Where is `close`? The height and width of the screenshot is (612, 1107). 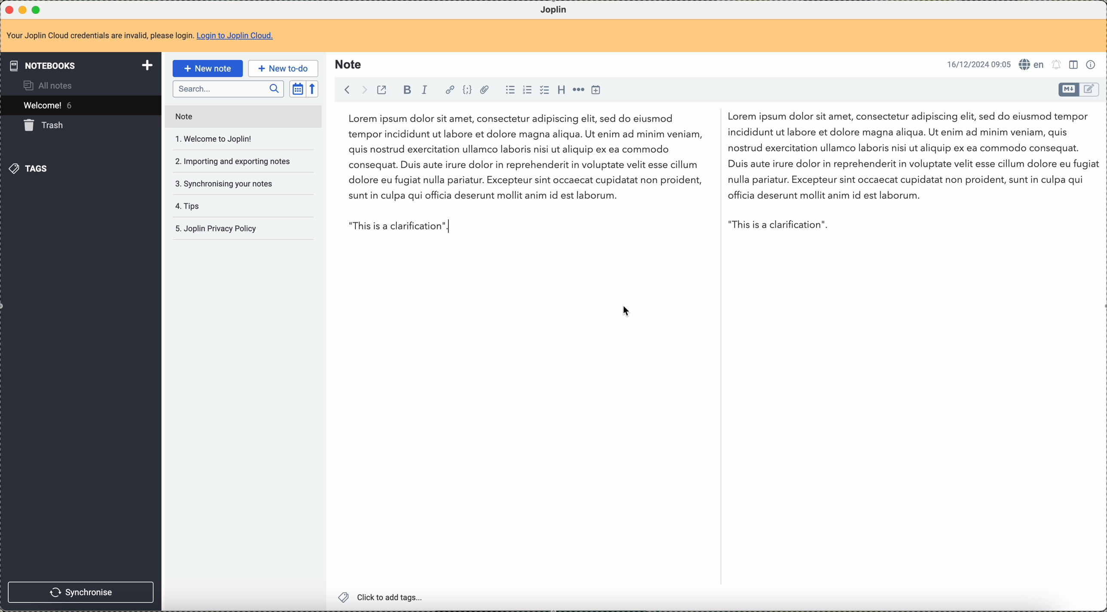
close is located at coordinates (8, 8).